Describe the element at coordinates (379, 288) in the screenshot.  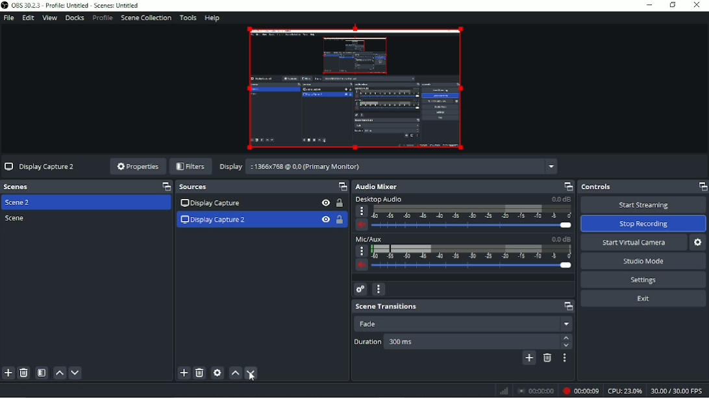
I see `Audio mixer menu` at that location.